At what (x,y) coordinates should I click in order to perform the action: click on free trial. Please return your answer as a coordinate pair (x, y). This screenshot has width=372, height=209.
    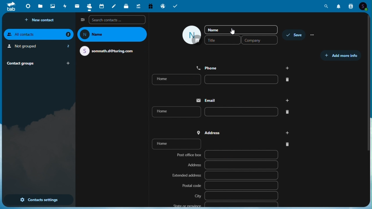
    Looking at the image, I should click on (151, 6).